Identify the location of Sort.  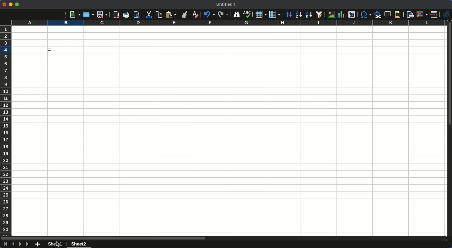
(289, 15).